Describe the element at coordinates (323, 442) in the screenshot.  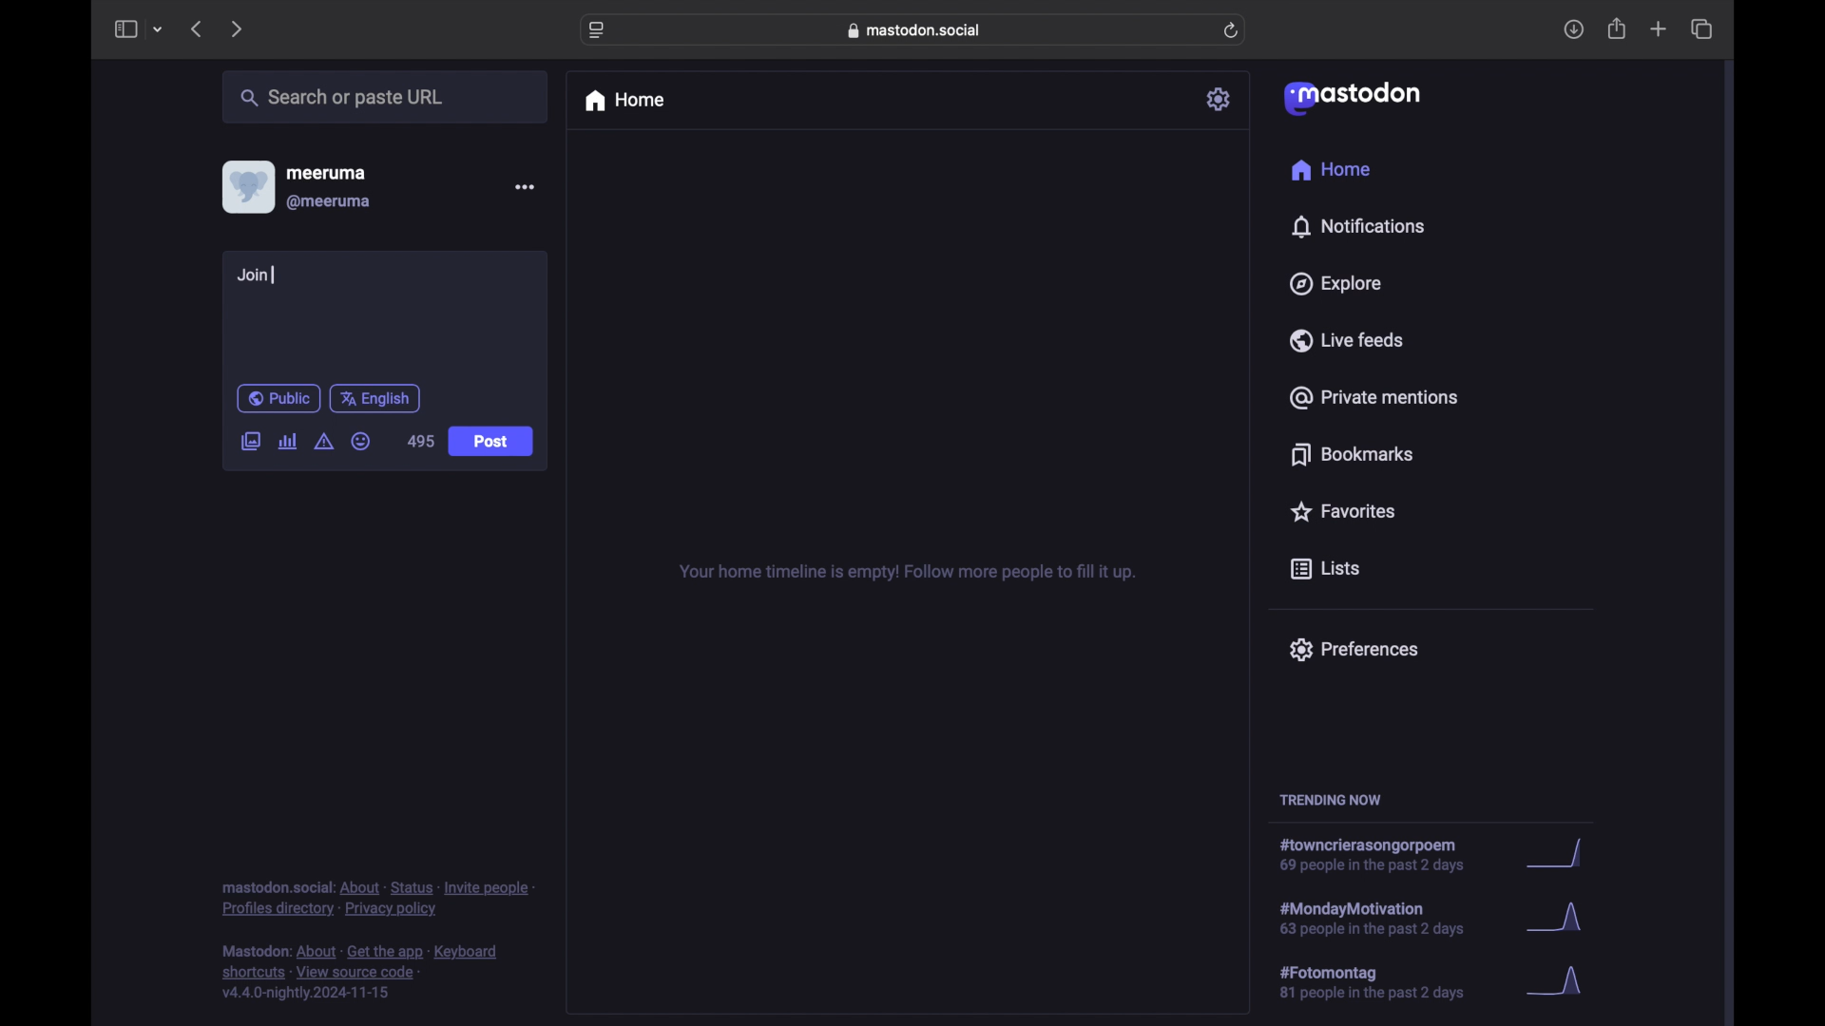
I see `add content warning` at that location.